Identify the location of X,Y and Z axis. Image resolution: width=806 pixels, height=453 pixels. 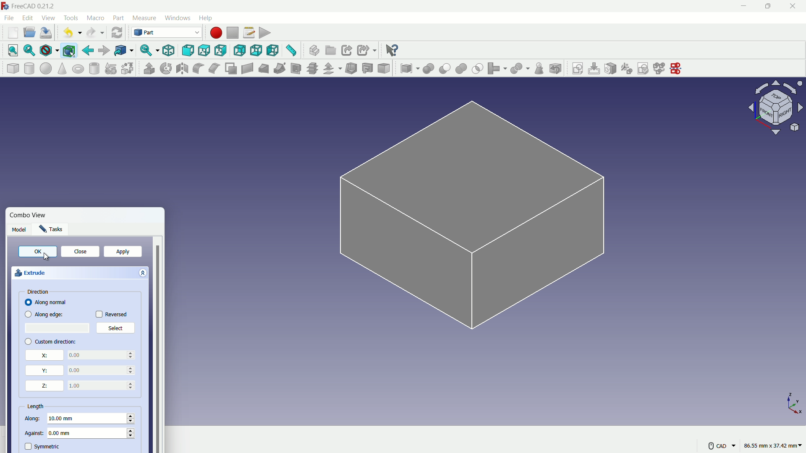
(788, 402).